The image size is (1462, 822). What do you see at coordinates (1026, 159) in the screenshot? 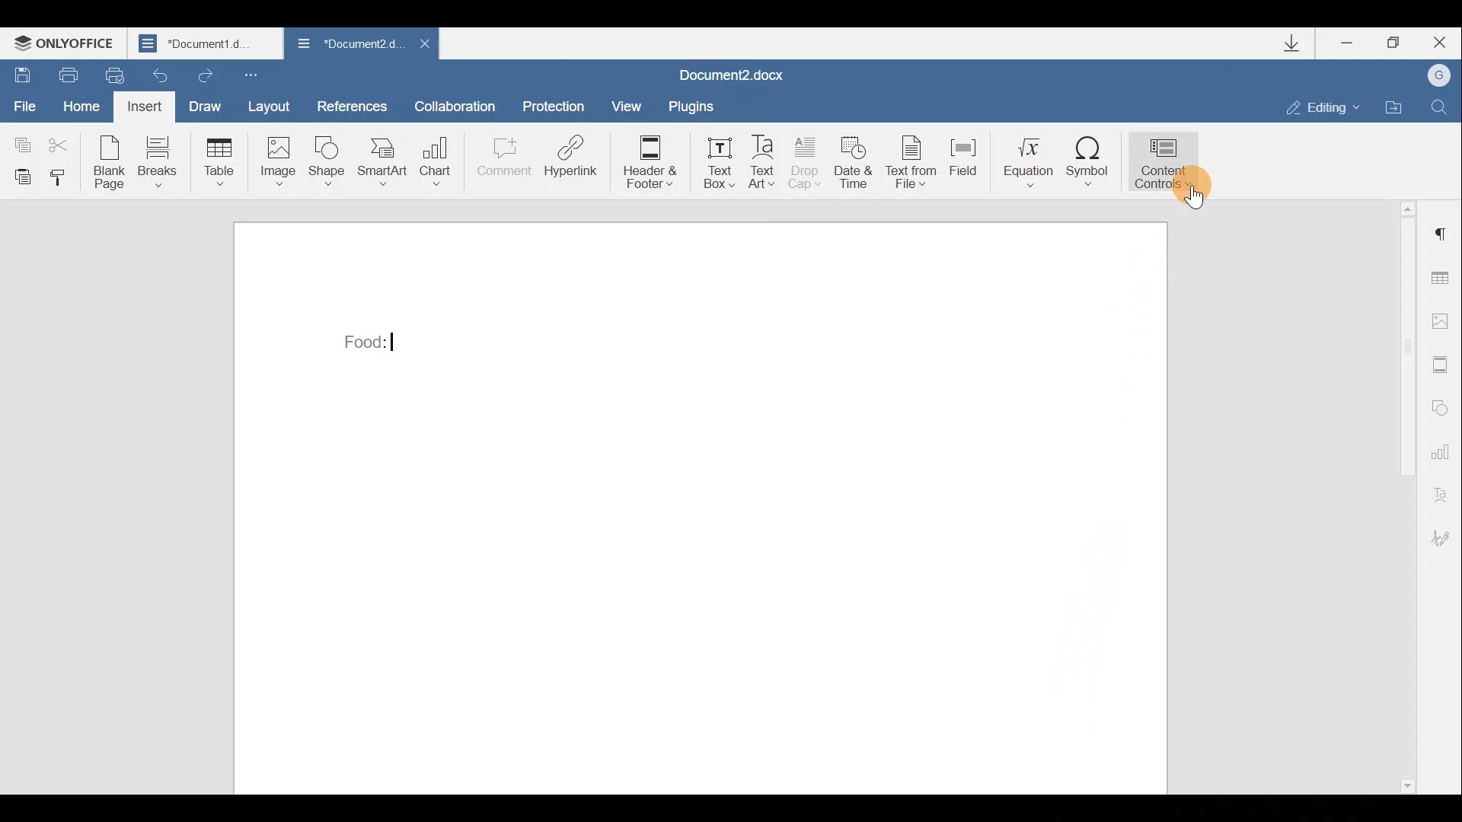
I see `Equation` at bounding box center [1026, 159].